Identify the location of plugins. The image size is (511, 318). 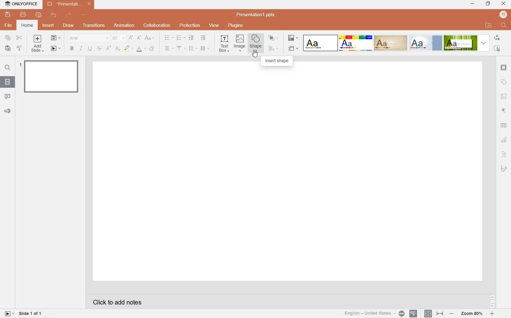
(235, 25).